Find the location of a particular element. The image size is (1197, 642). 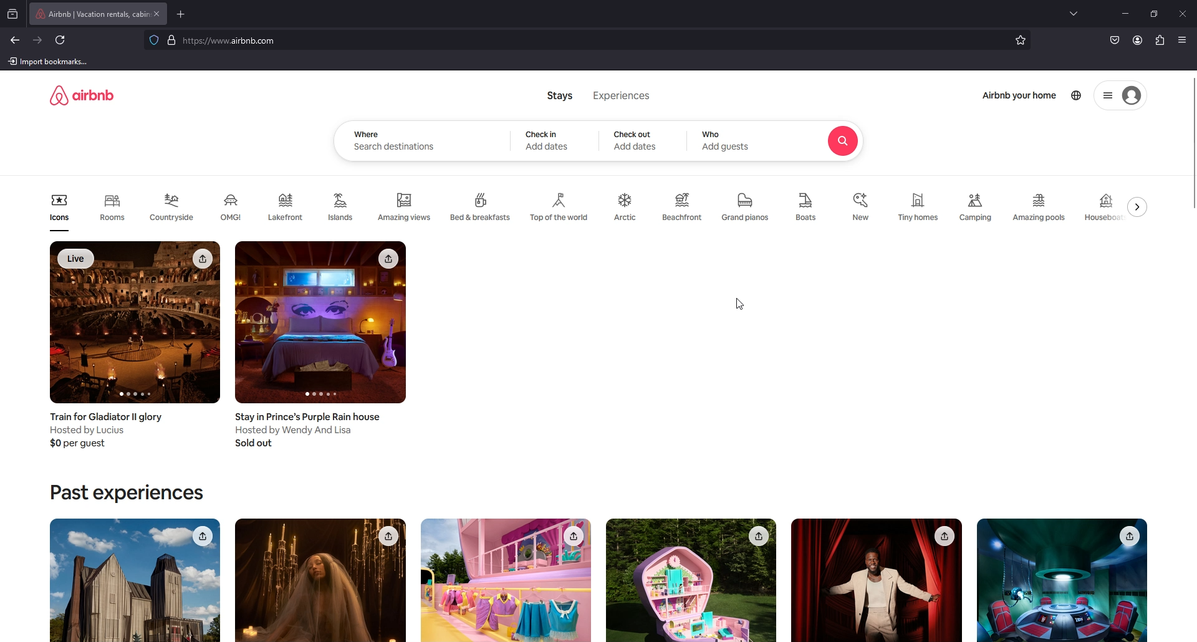

Experiences  is located at coordinates (622, 95).